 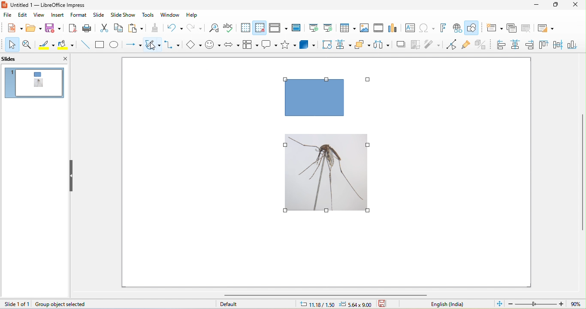 What do you see at coordinates (68, 45) in the screenshot?
I see `fill color` at bounding box center [68, 45].